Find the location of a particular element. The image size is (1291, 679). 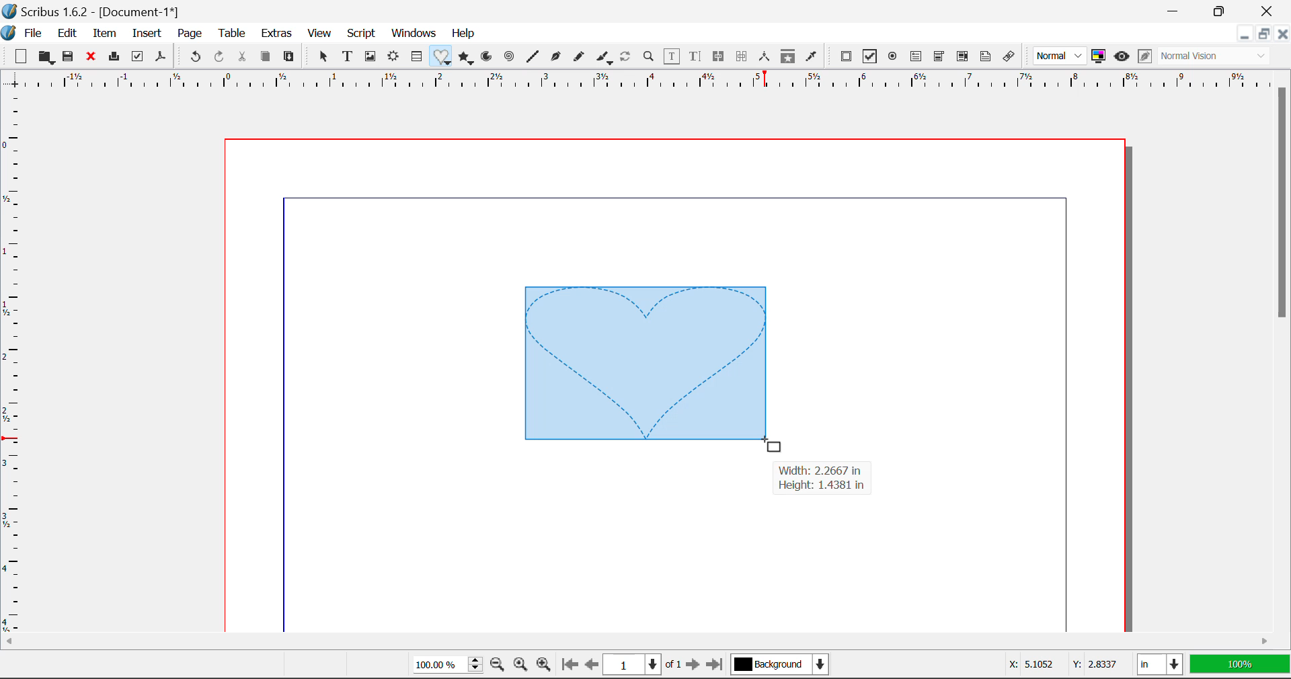

Insert Special Shapes is located at coordinates (442, 58).